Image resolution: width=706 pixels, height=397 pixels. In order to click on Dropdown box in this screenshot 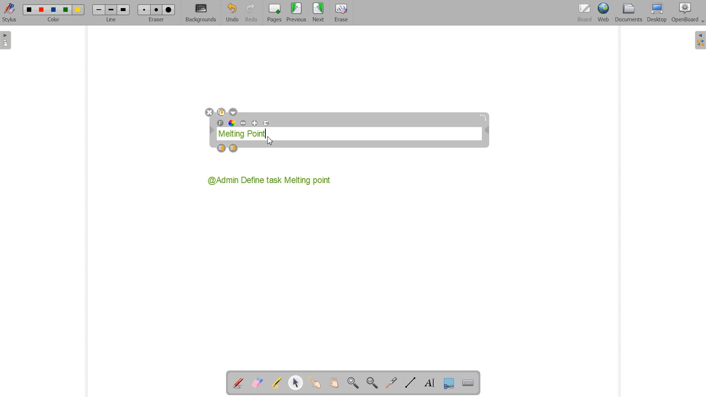, I will do `click(233, 112)`.